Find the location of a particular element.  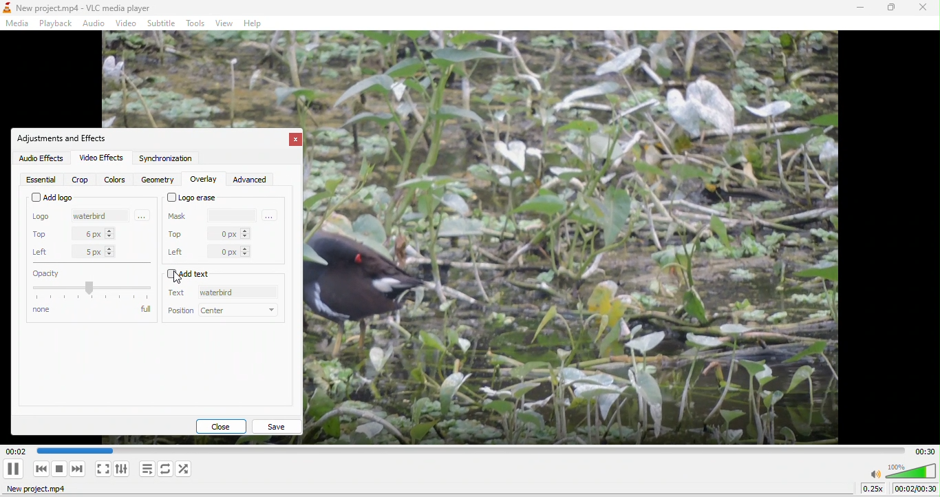

click to toggle between loop all is located at coordinates (166, 469).